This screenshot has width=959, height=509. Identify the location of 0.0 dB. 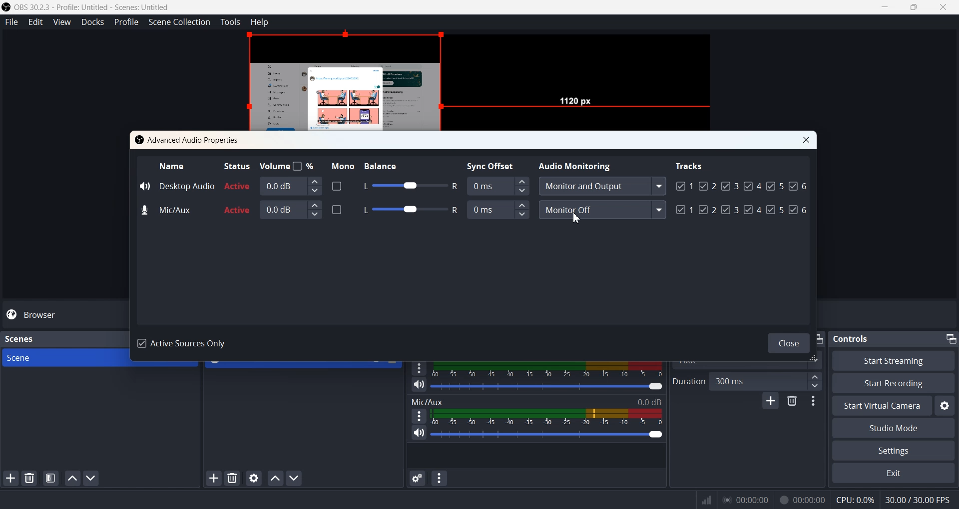
(290, 186).